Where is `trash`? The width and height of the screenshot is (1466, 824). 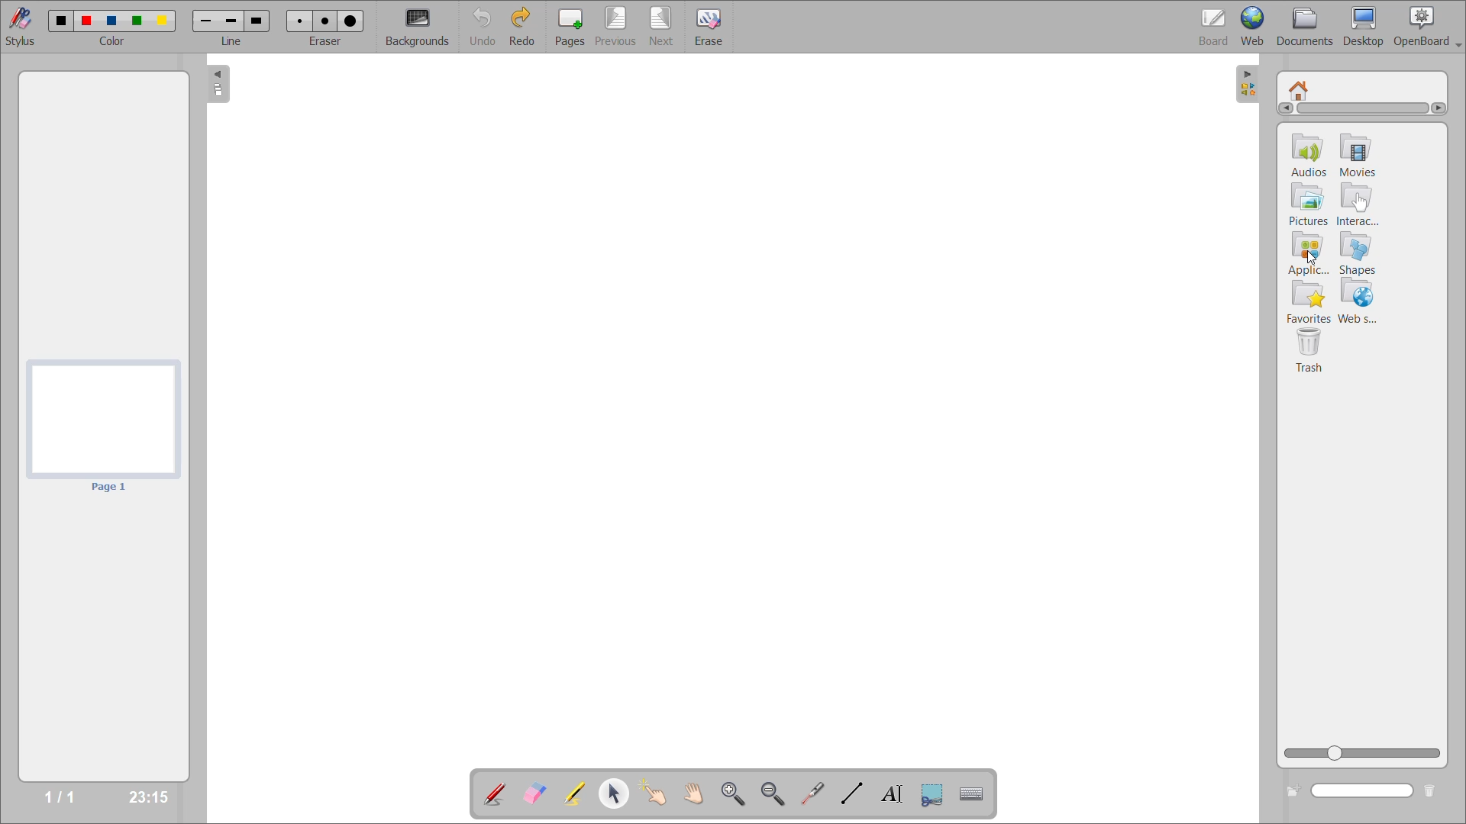 trash is located at coordinates (1309, 350).